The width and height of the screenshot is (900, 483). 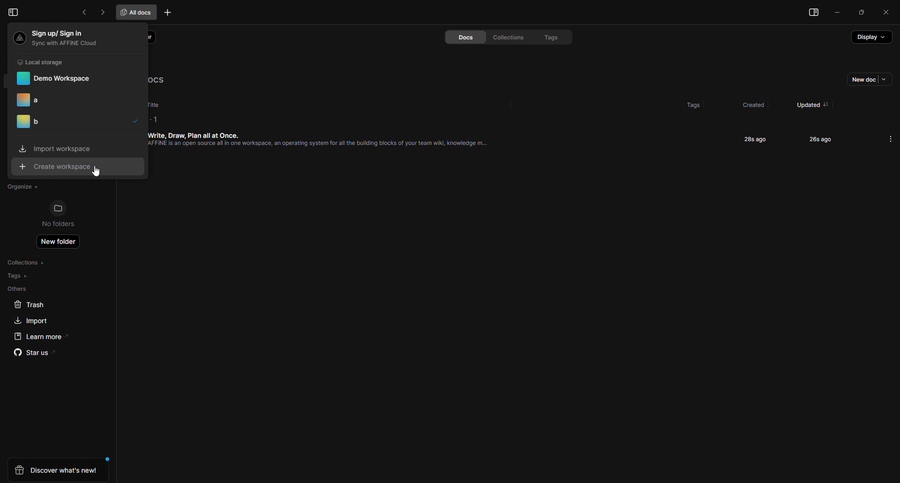 What do you see at coordinates (891, 138) in the screenshot?
I see `more` at bounding box center [891, 138].